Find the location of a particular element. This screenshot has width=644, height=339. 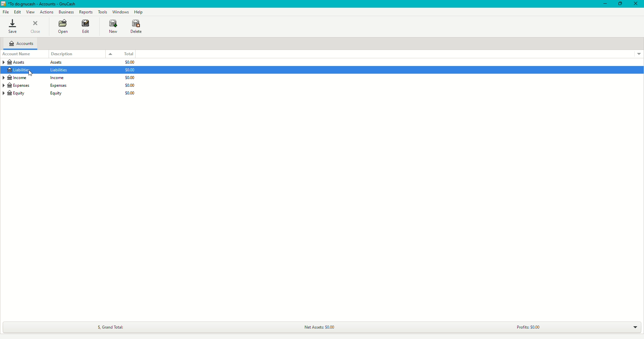

Grand Total is located at coordinates (110, 328).